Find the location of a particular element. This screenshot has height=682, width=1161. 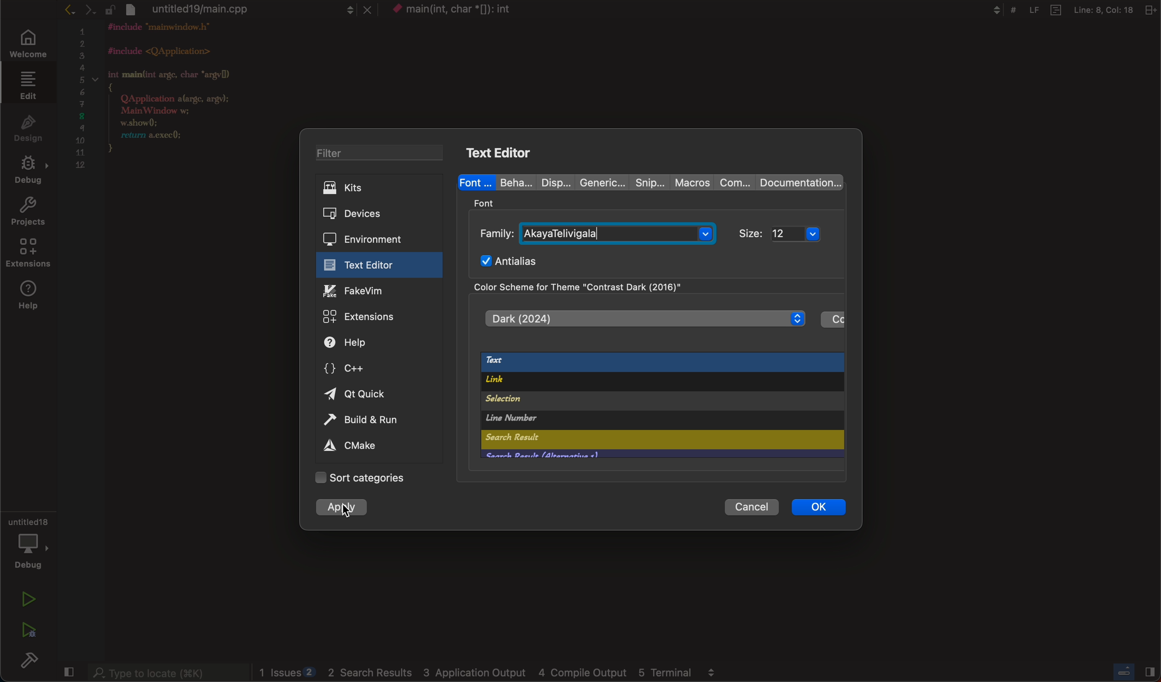

selected is located at coordinates (343, 509).